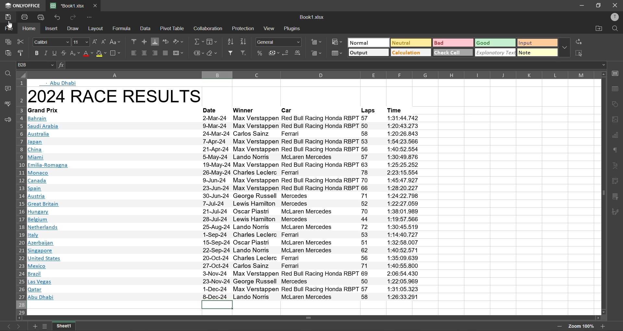  What do you see at coordinates (224, 250) in the screenshot?
I see `Singapore 22-Sep-24 Lando Norris McLaren Mercedes 62 1:40:52.571` at bounding box center [224, 250].